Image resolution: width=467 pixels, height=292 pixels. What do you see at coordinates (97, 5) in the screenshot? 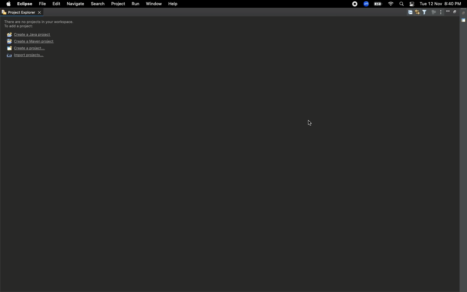
I see `Search` at bounding box center [97, 5].